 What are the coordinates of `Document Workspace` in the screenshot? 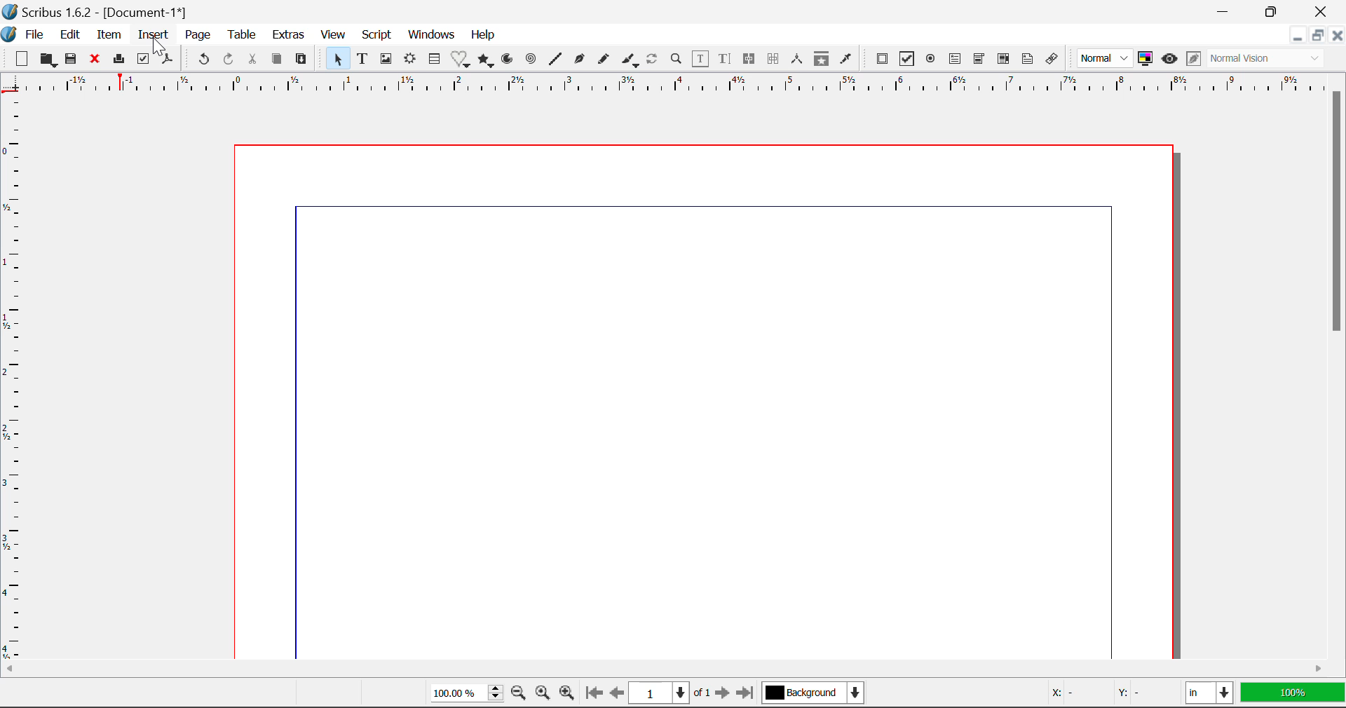 It's located at (698, 397).